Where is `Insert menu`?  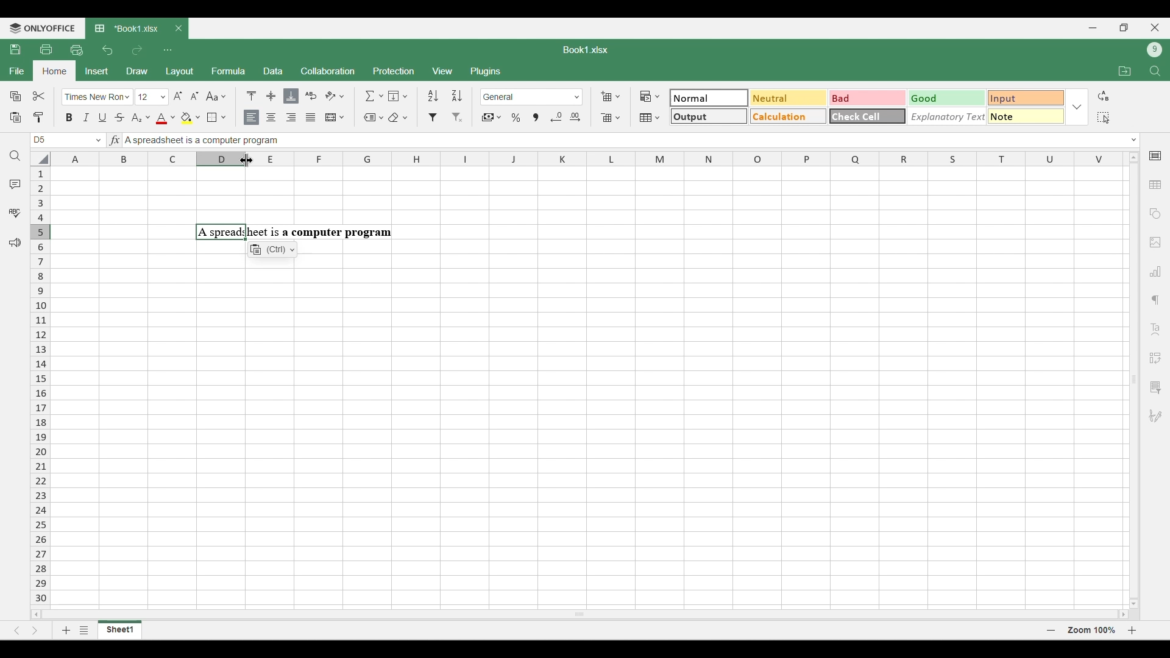 Insert menu is located at coordinates (97, 71).